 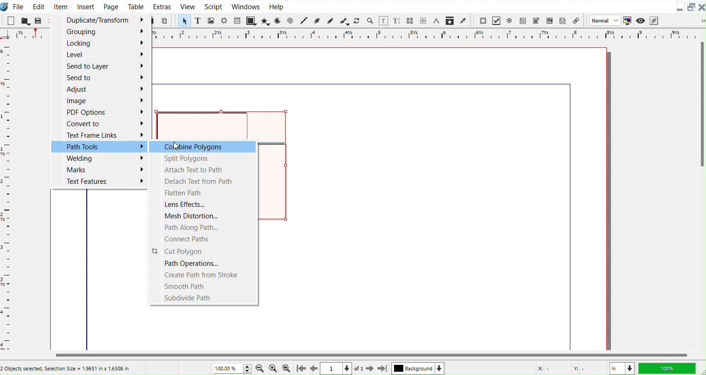 What do you see at coordinates (260, 368) in the screenshot?
I see `Zoom Out` at bounding box center [260, 368].